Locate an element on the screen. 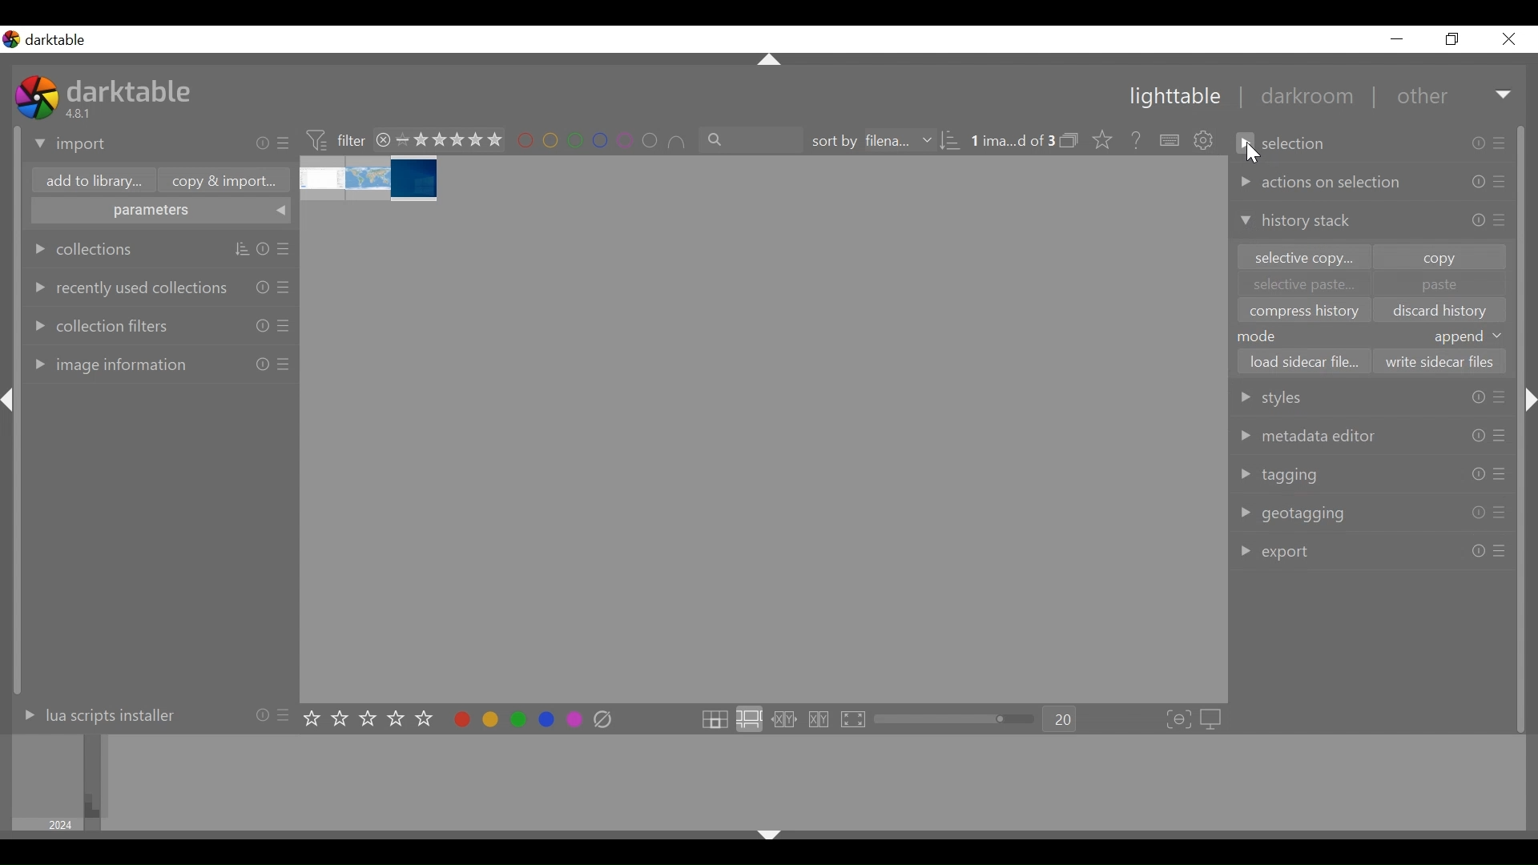 The image size is (1538, 865). close is located at coordinates (384, 139).